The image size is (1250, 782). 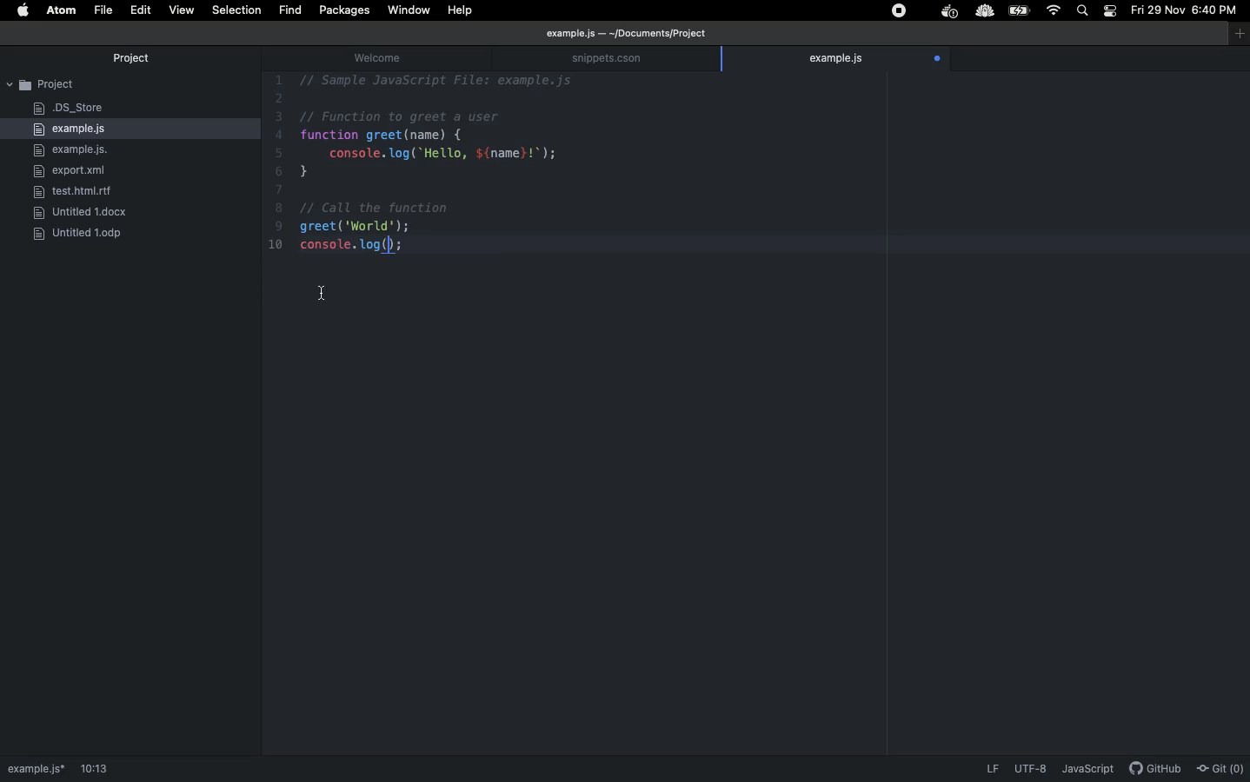 What do you see at coordinates (1021, 10) in the screenshot?
I see `Charge` at bounding box center [1021, 10].